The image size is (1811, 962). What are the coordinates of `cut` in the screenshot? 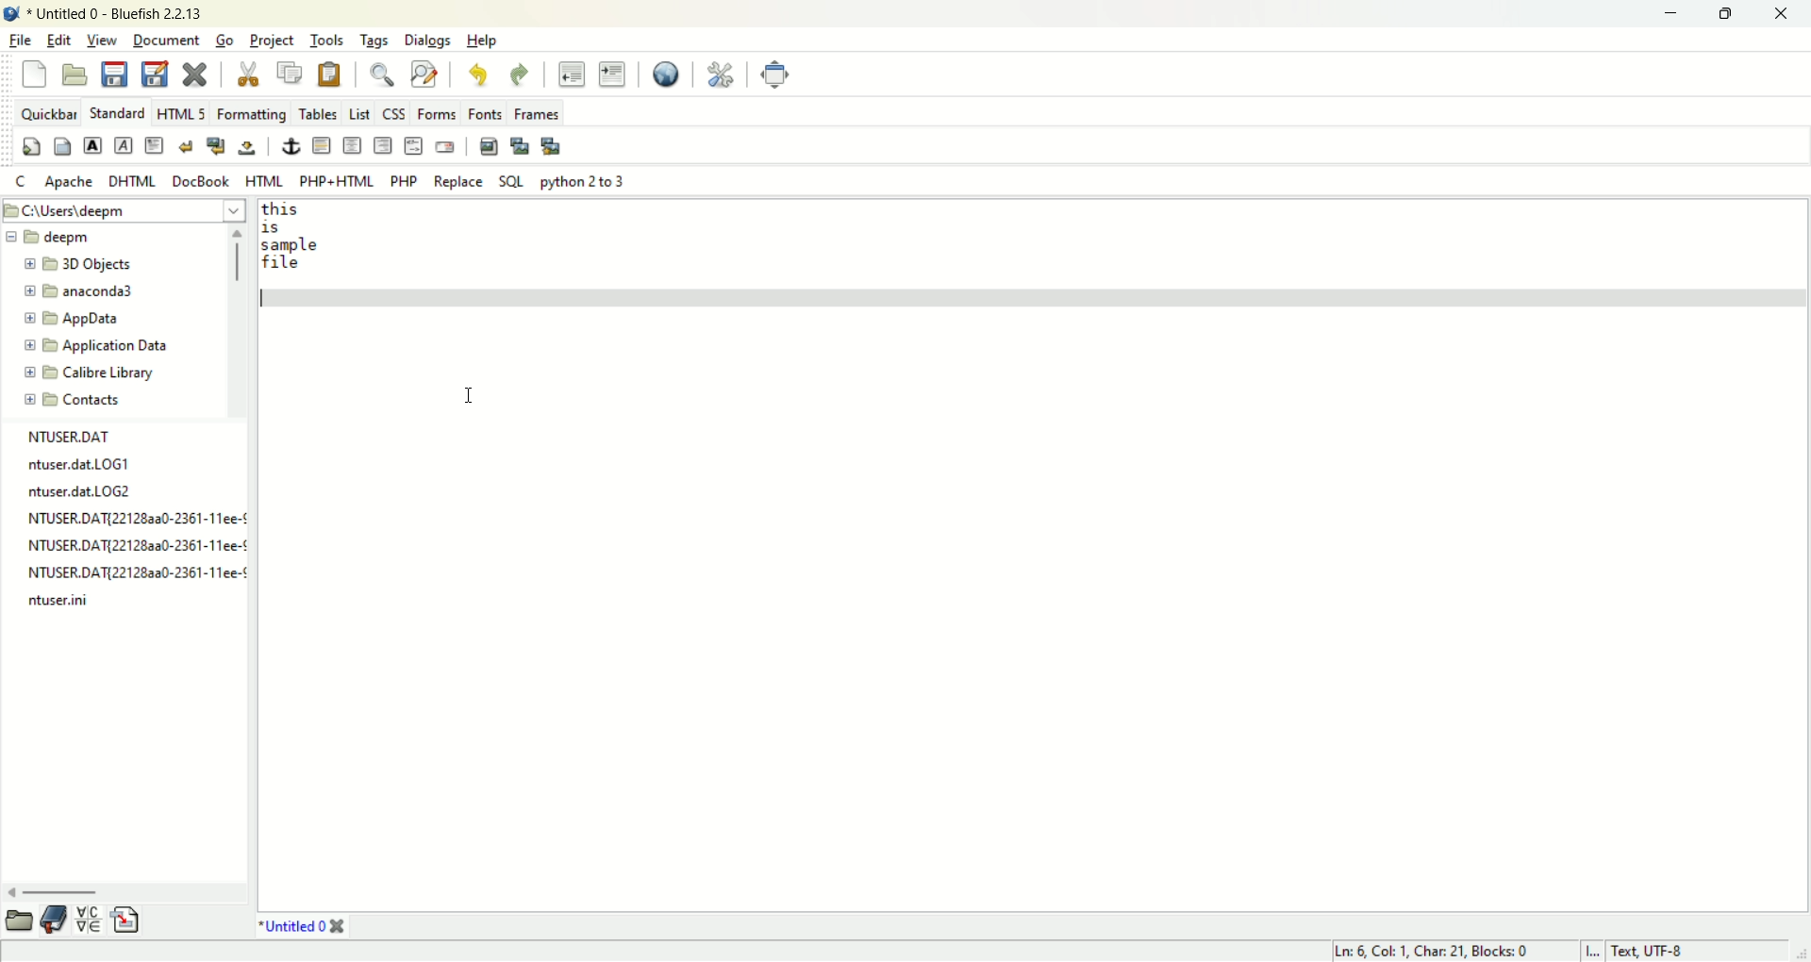 It's located at (254, 74).